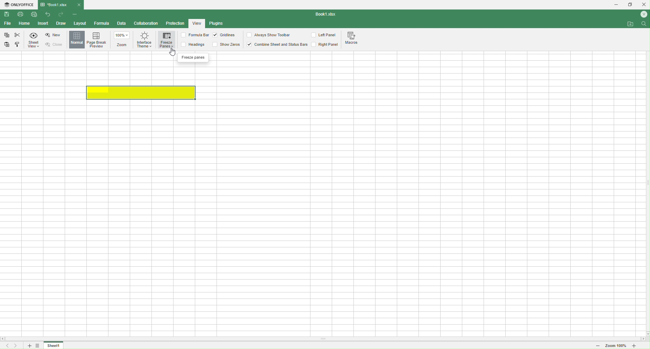 The height and width of the screenshot is (349, 650). What do you see at coordinates (325, 36) in the screenshot?
I see `Left Panel` at bounding box center [325, 36].